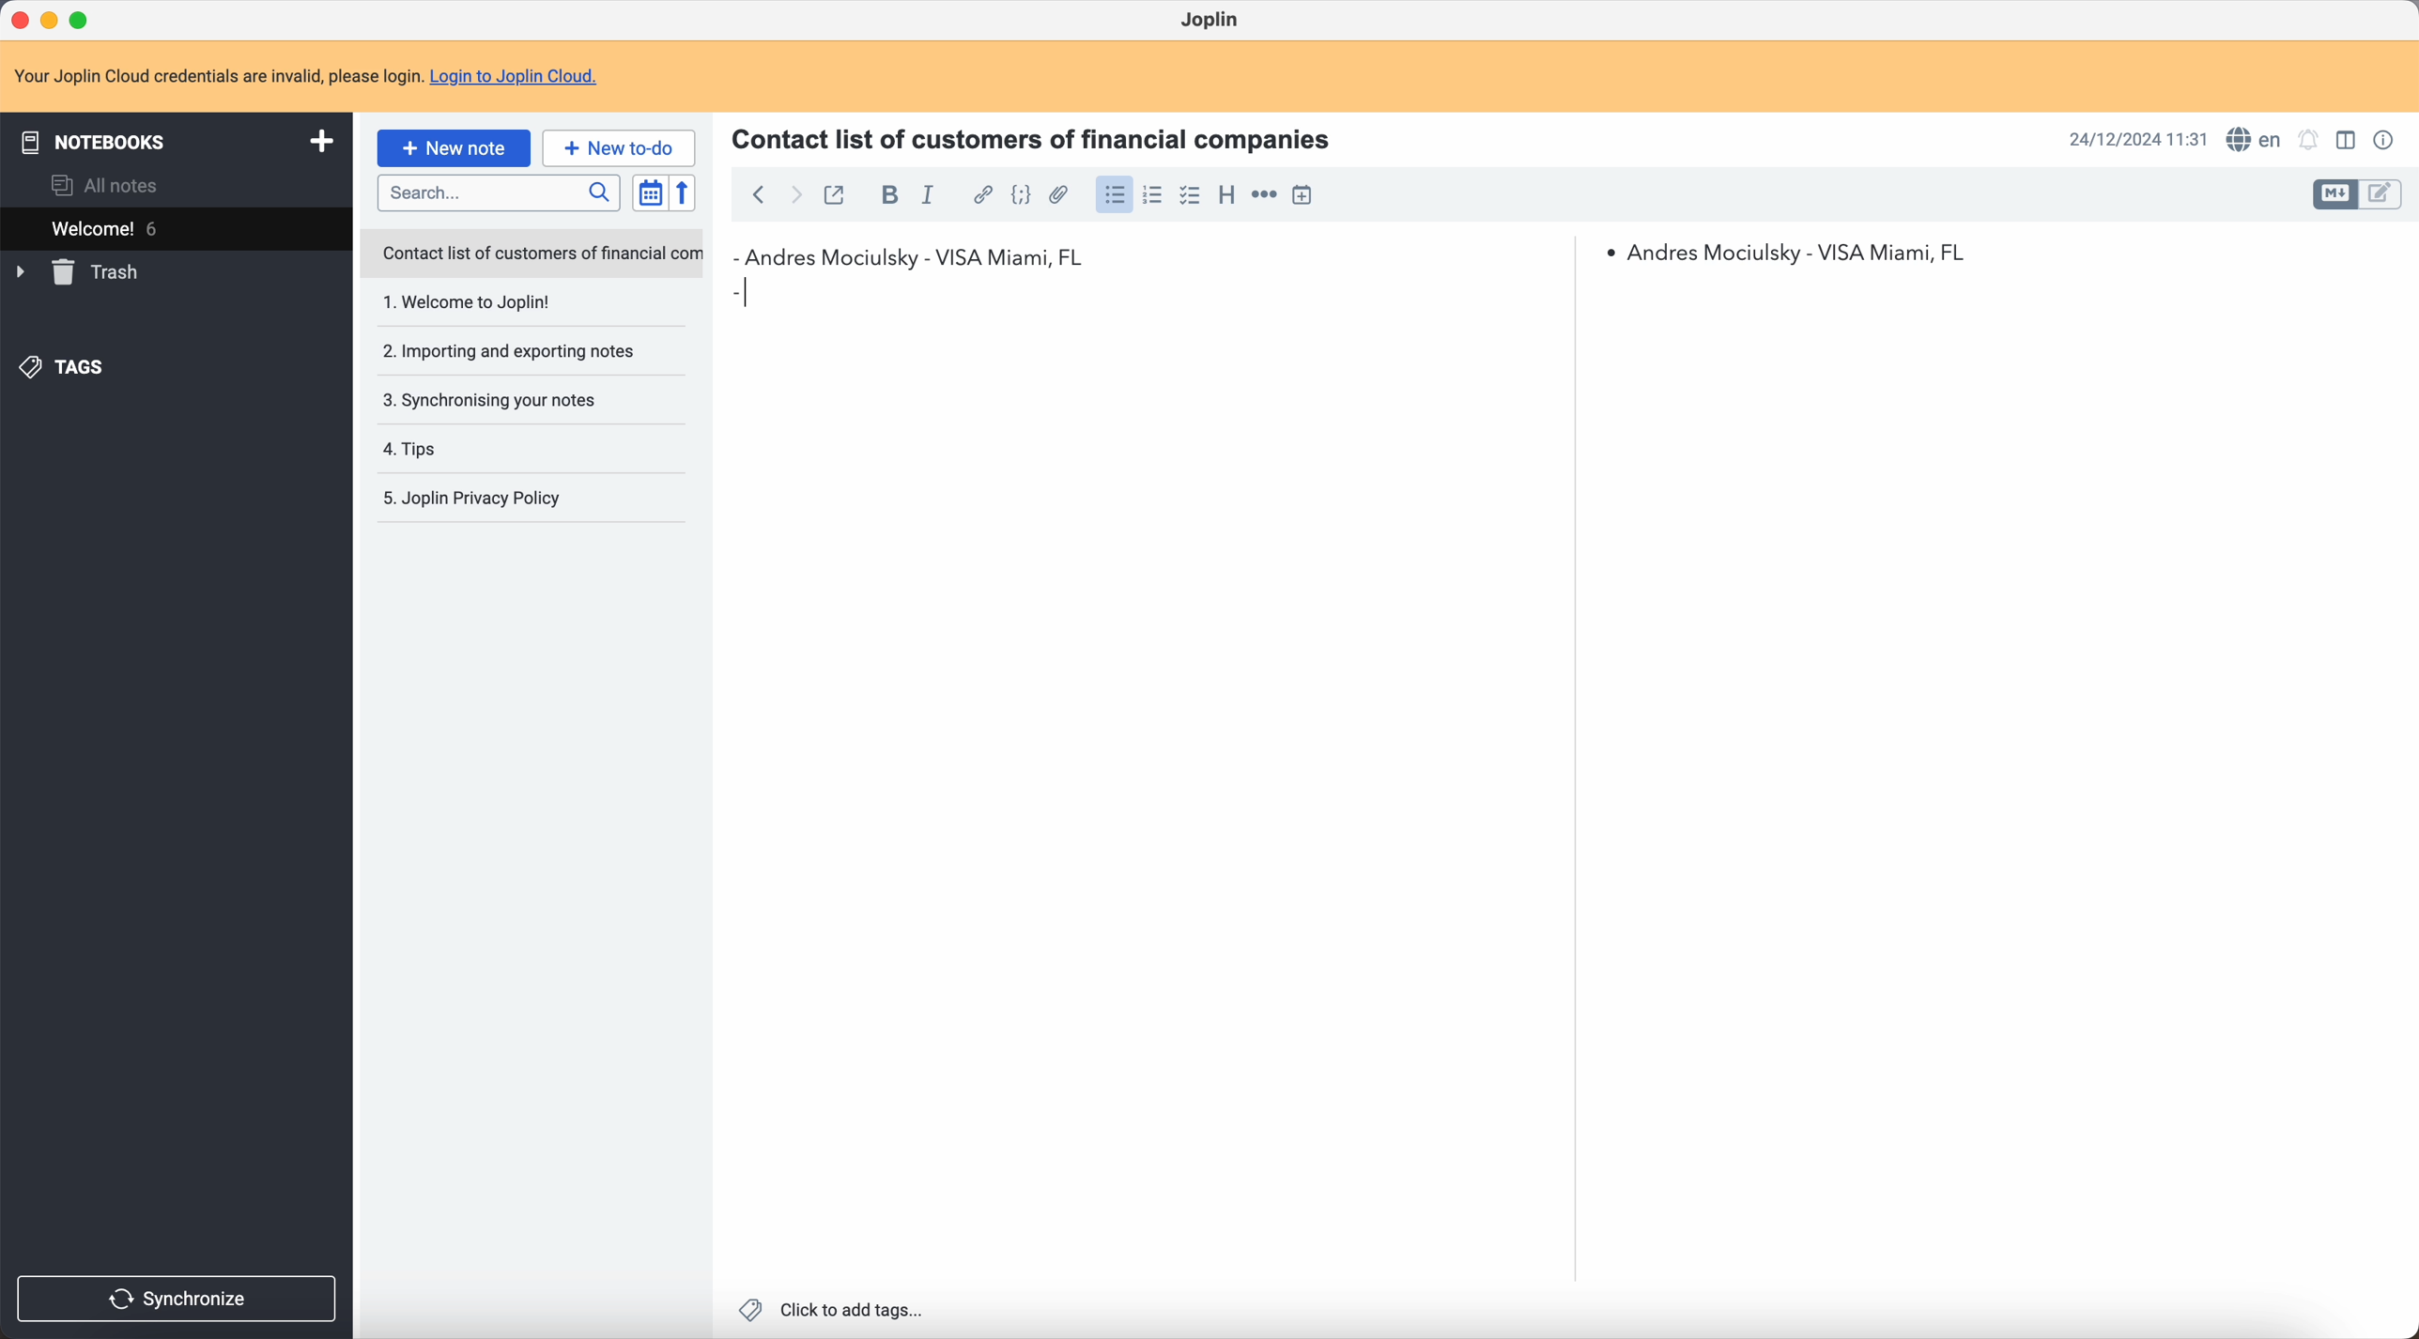 The image size is (2419, 1339). What do you see at coordinates (455, 148) in the screenshot?
I see `click on new note` at bounding box center [455, 148].